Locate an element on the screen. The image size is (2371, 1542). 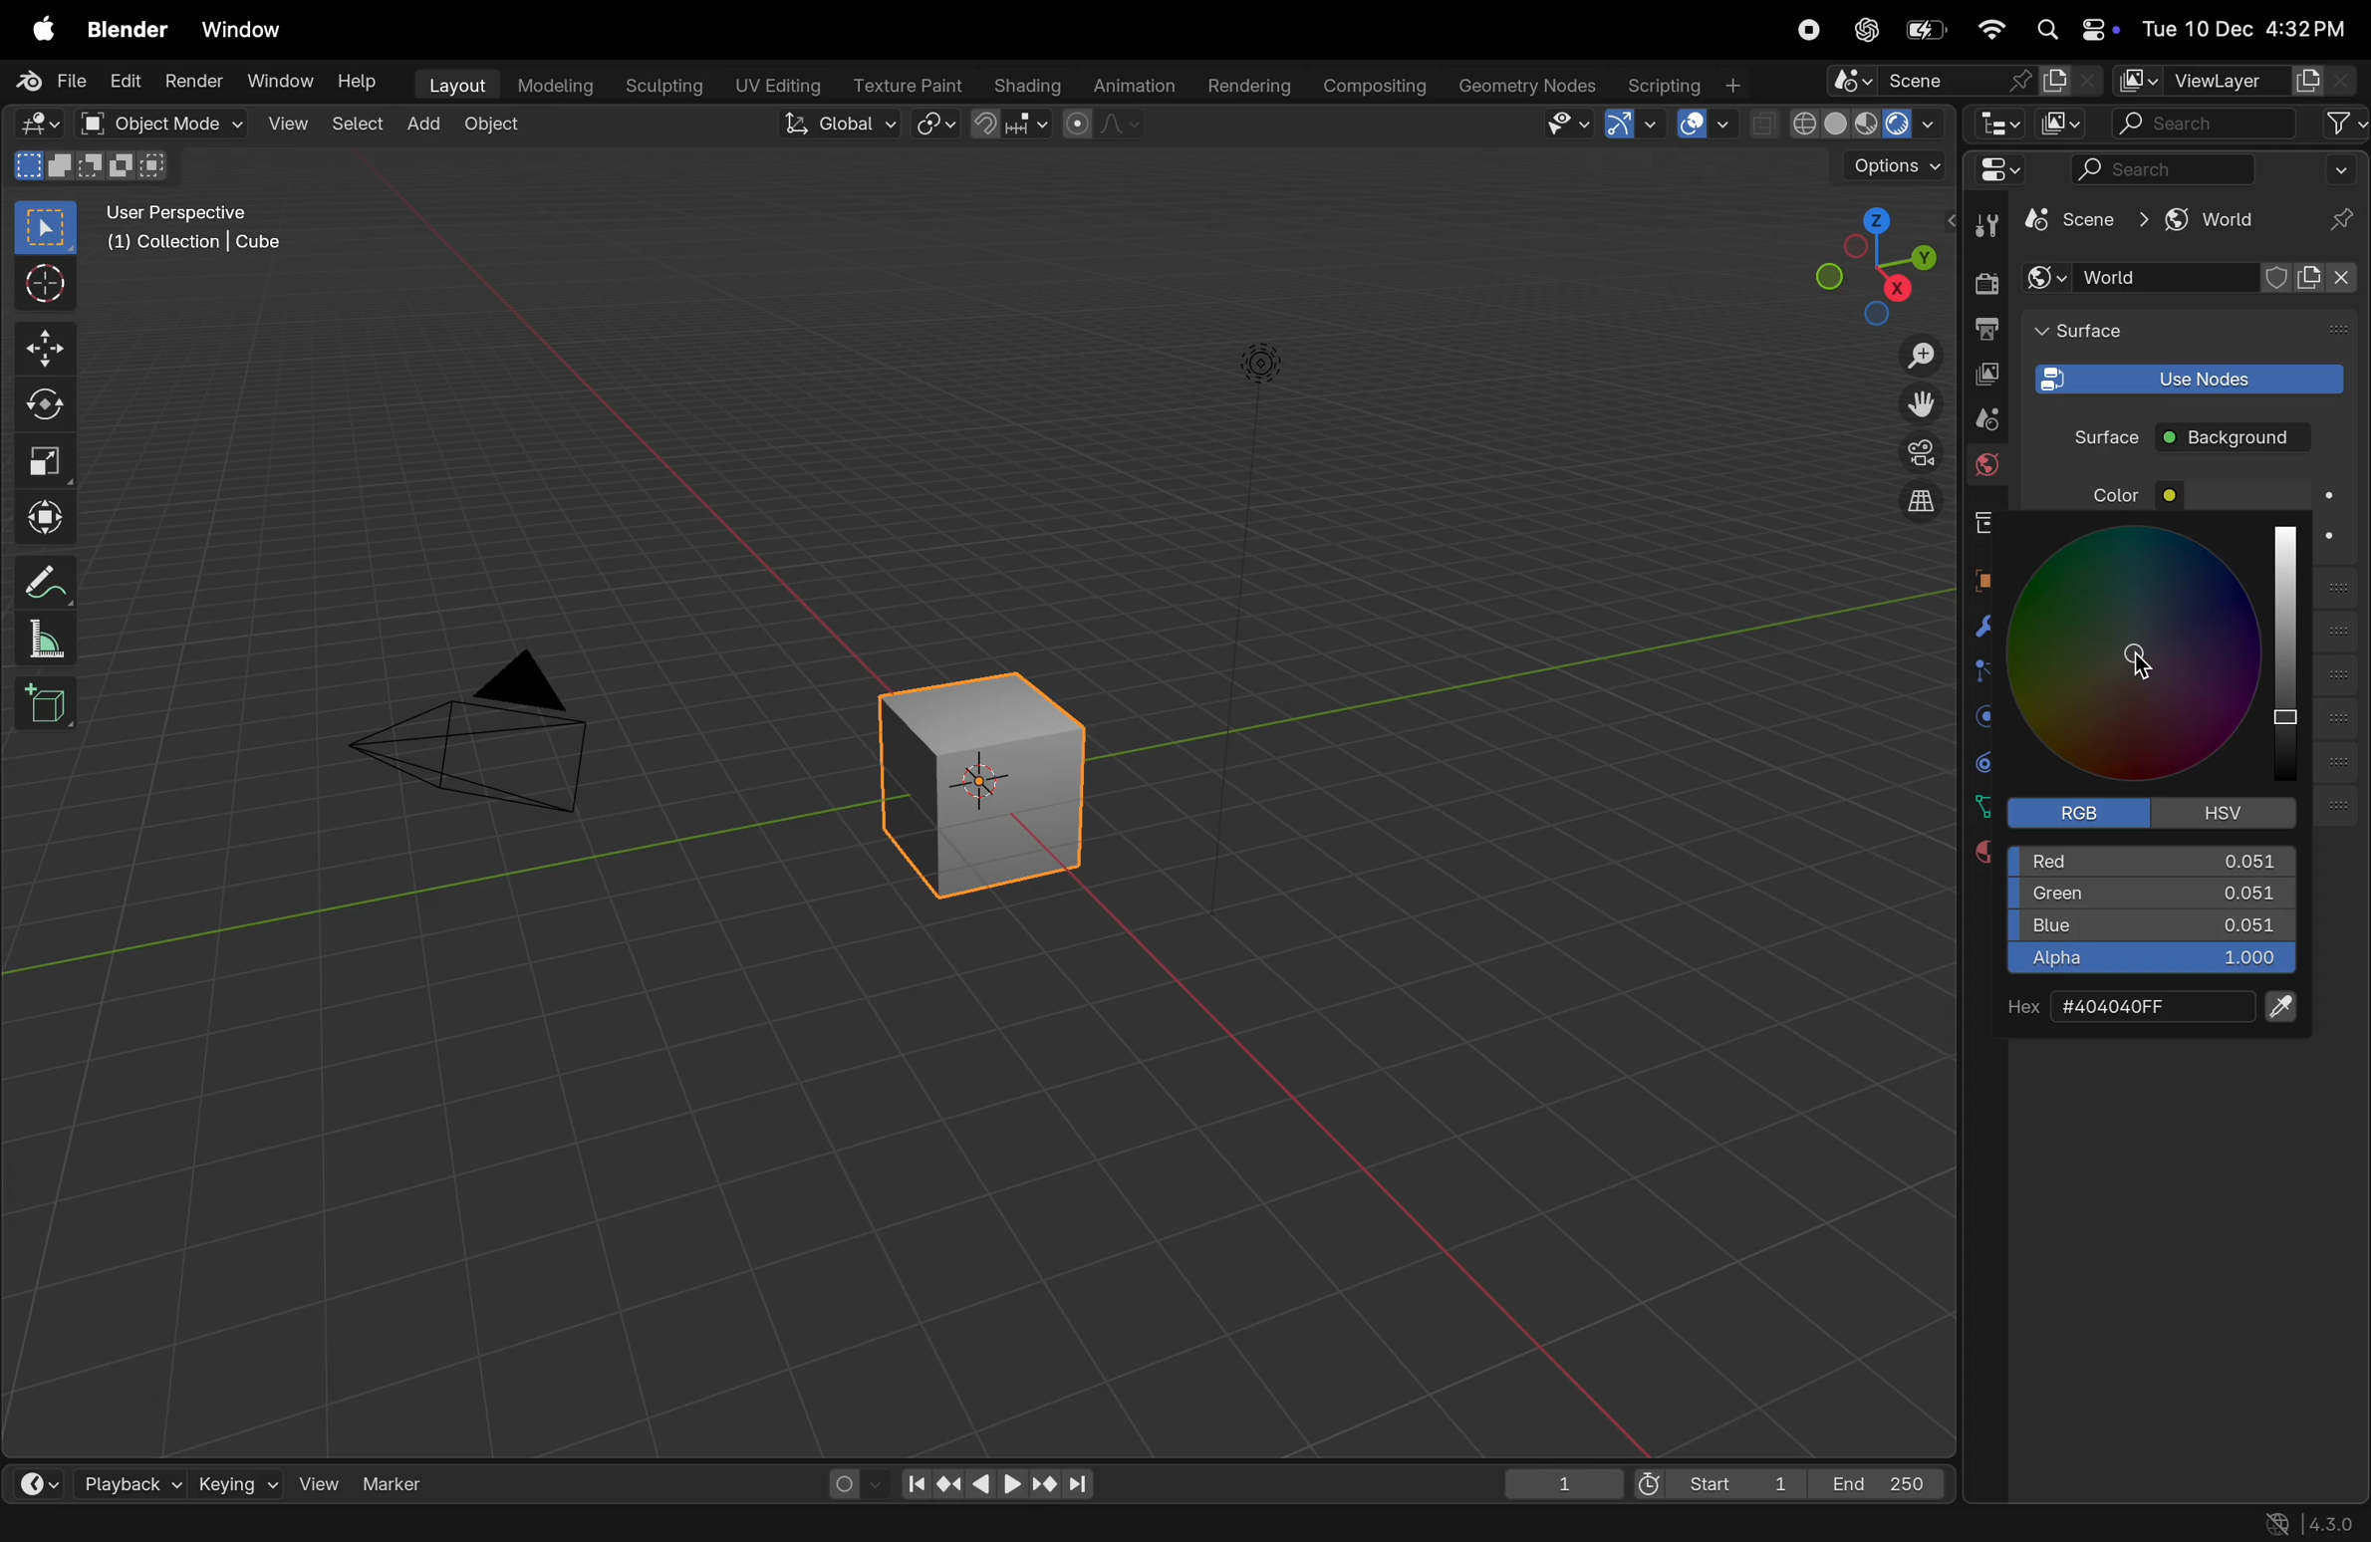
Alpha is located at coordinates (2149, 962).